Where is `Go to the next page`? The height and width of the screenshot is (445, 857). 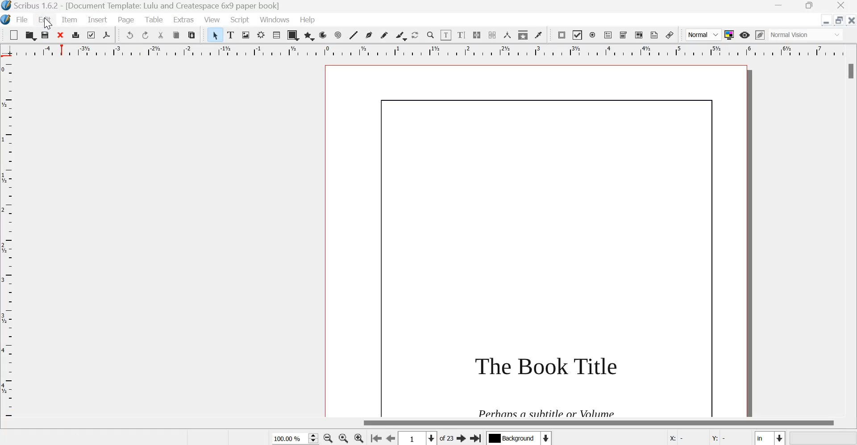
Go to the next page is located at coordinates (461, 438).